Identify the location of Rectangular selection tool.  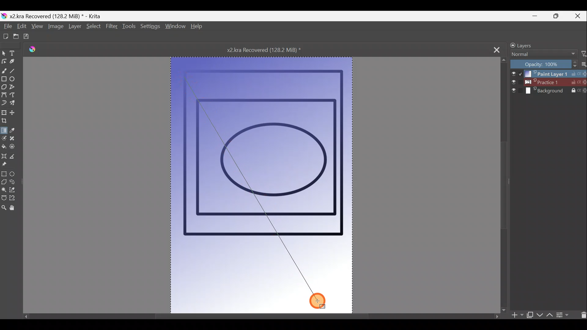
(4, 175).